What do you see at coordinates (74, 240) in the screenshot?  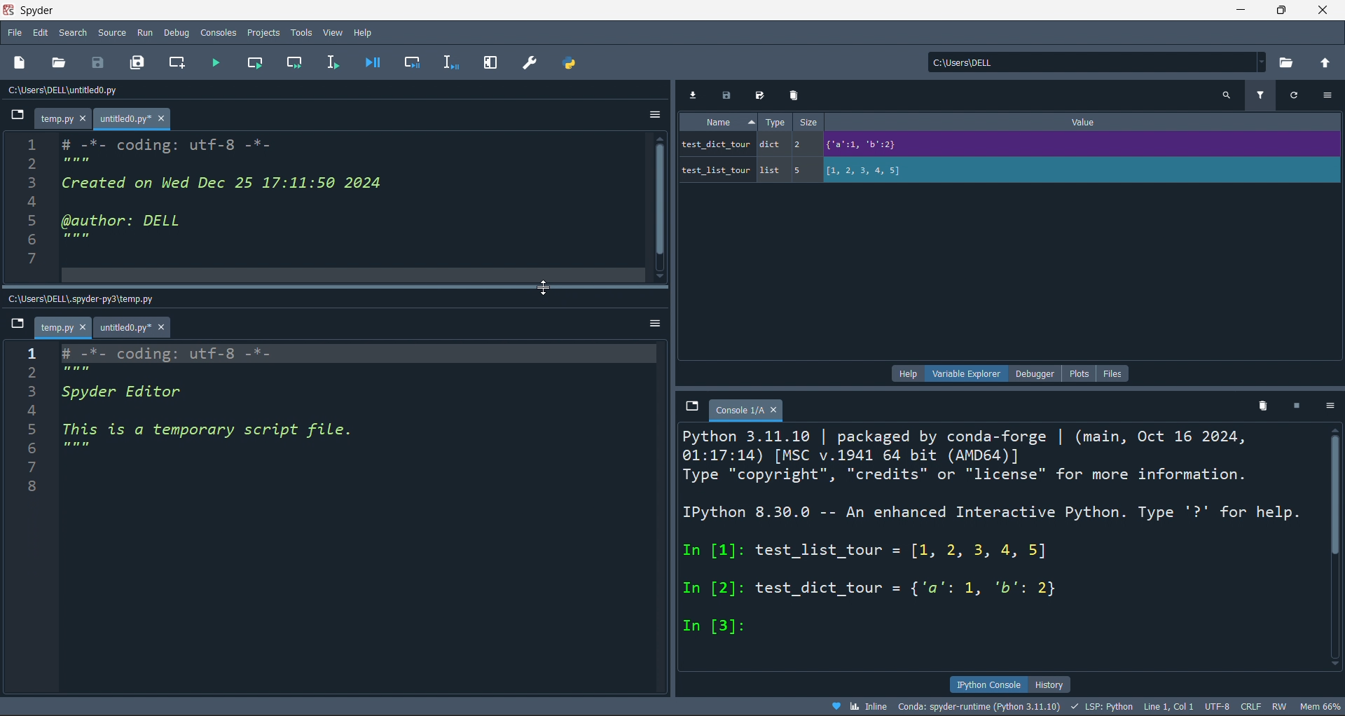 I see `6 '''''''` at bounding box center [74, 240].